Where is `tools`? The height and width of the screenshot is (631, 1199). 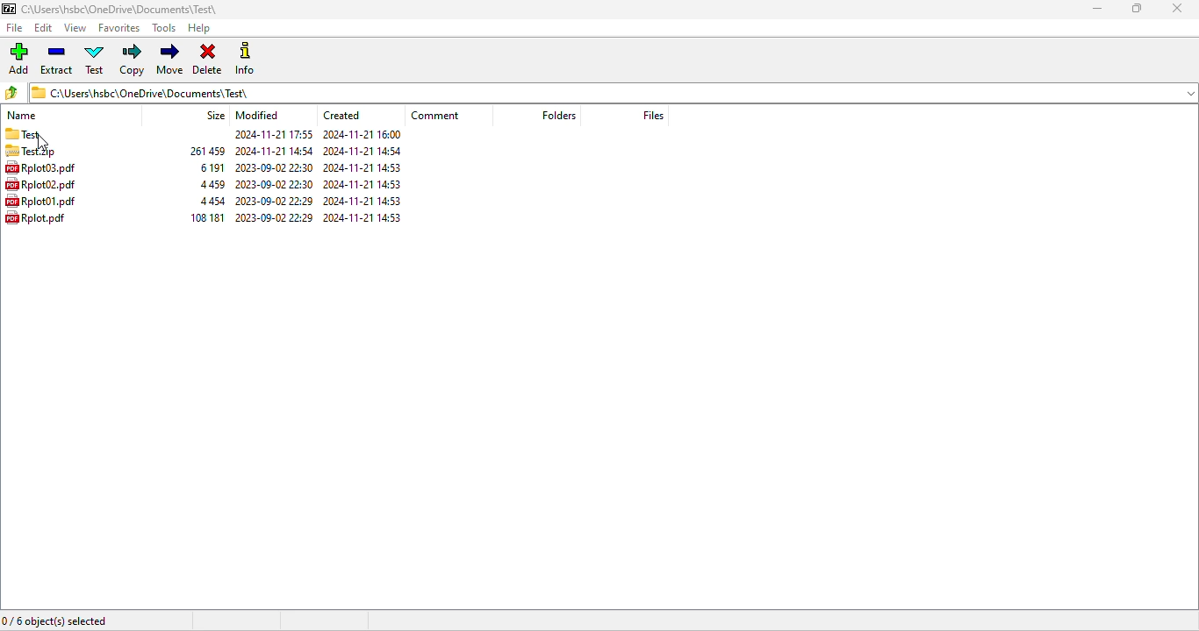
tools is located at coordinates (165, 27).